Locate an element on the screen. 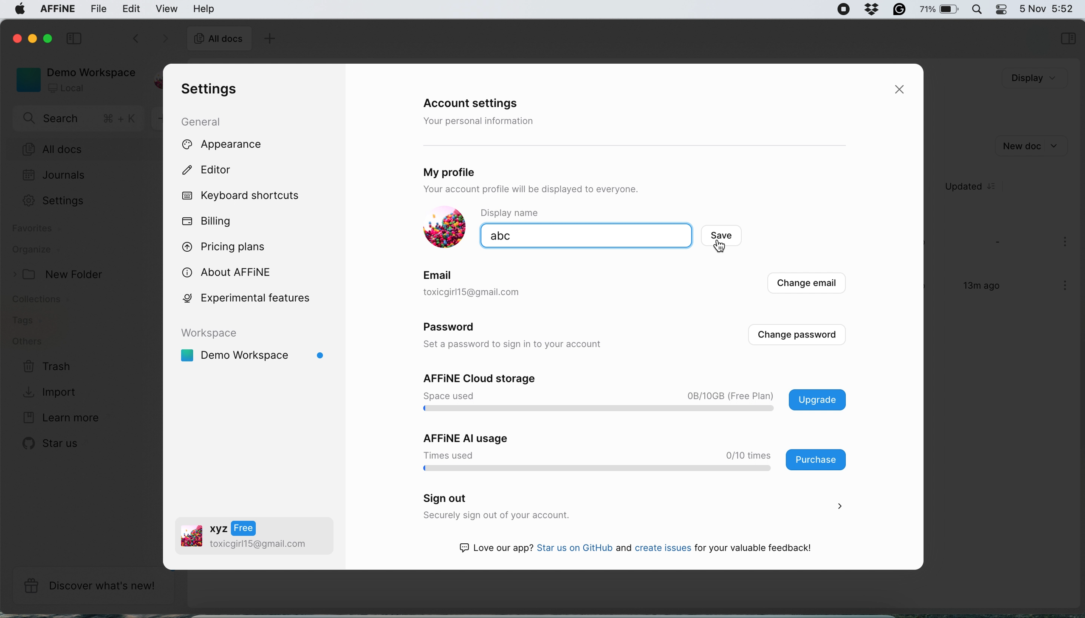 The height and width of the screenshot is (618, 1085). abc is located at coordinates (534, 236).